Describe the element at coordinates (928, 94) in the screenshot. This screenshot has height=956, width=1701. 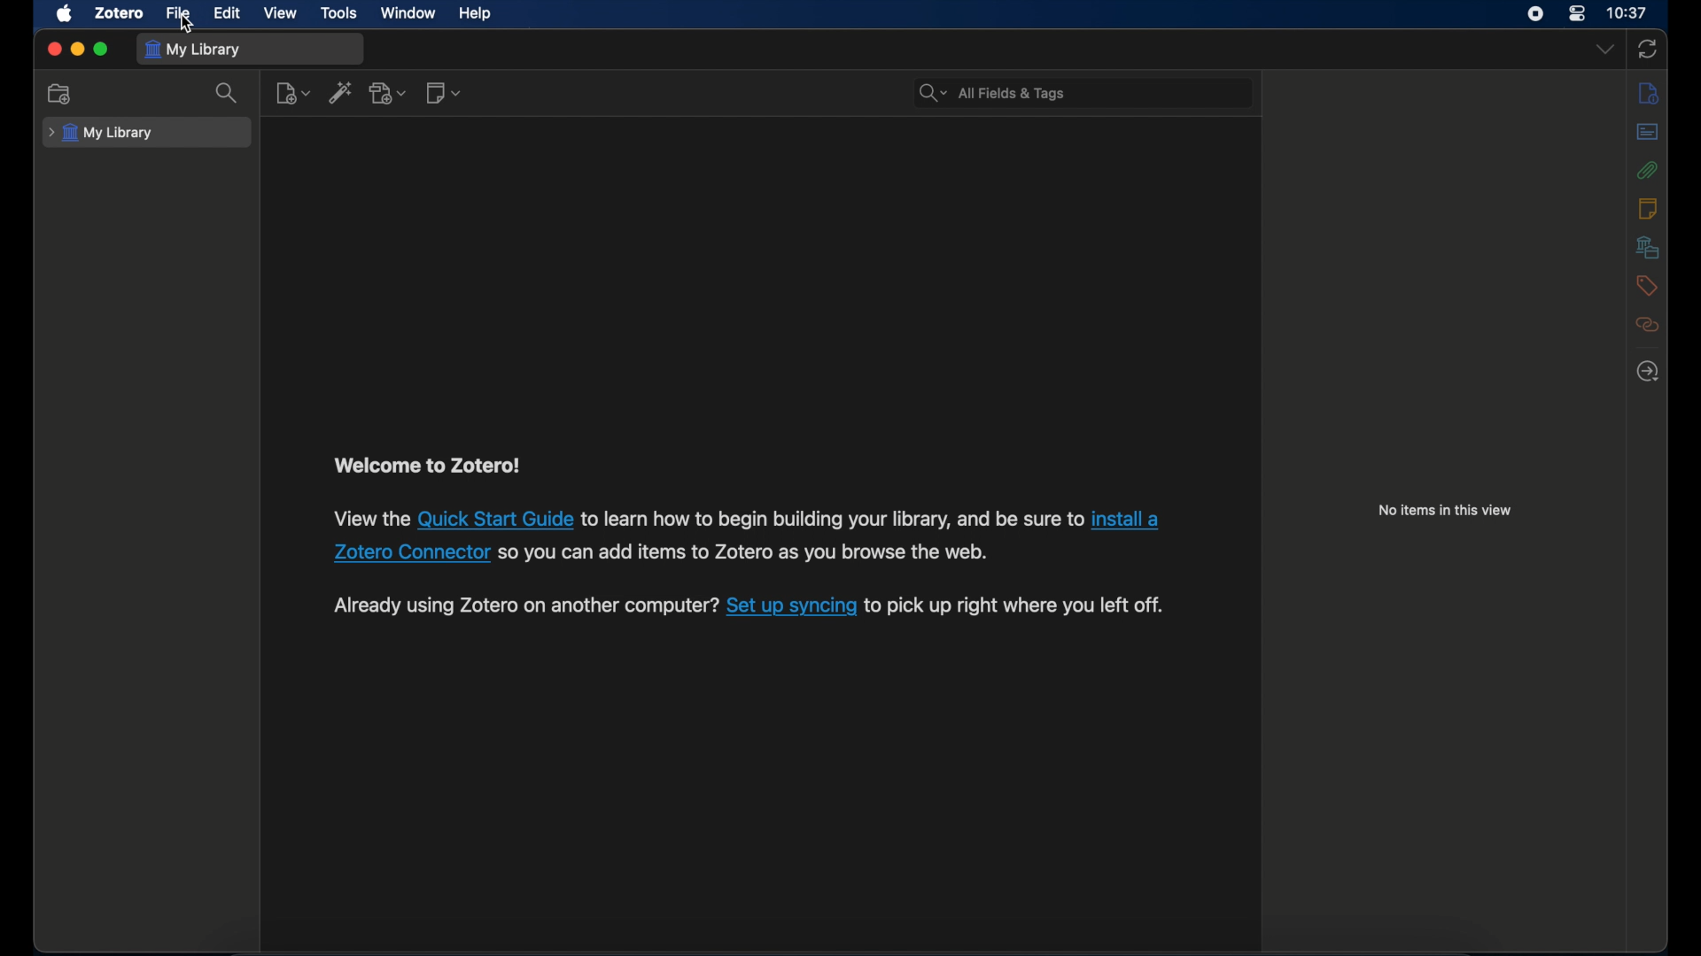
I see `search bar dropdown` at that location.